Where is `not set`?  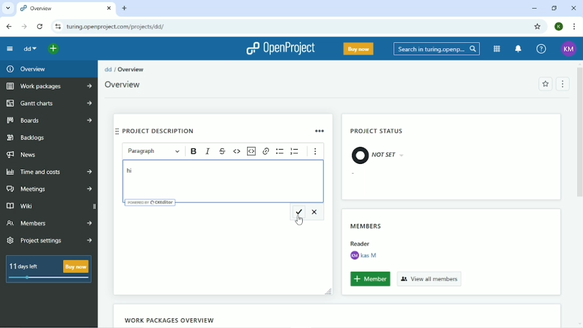 not set is located at coordinates (377, 154).